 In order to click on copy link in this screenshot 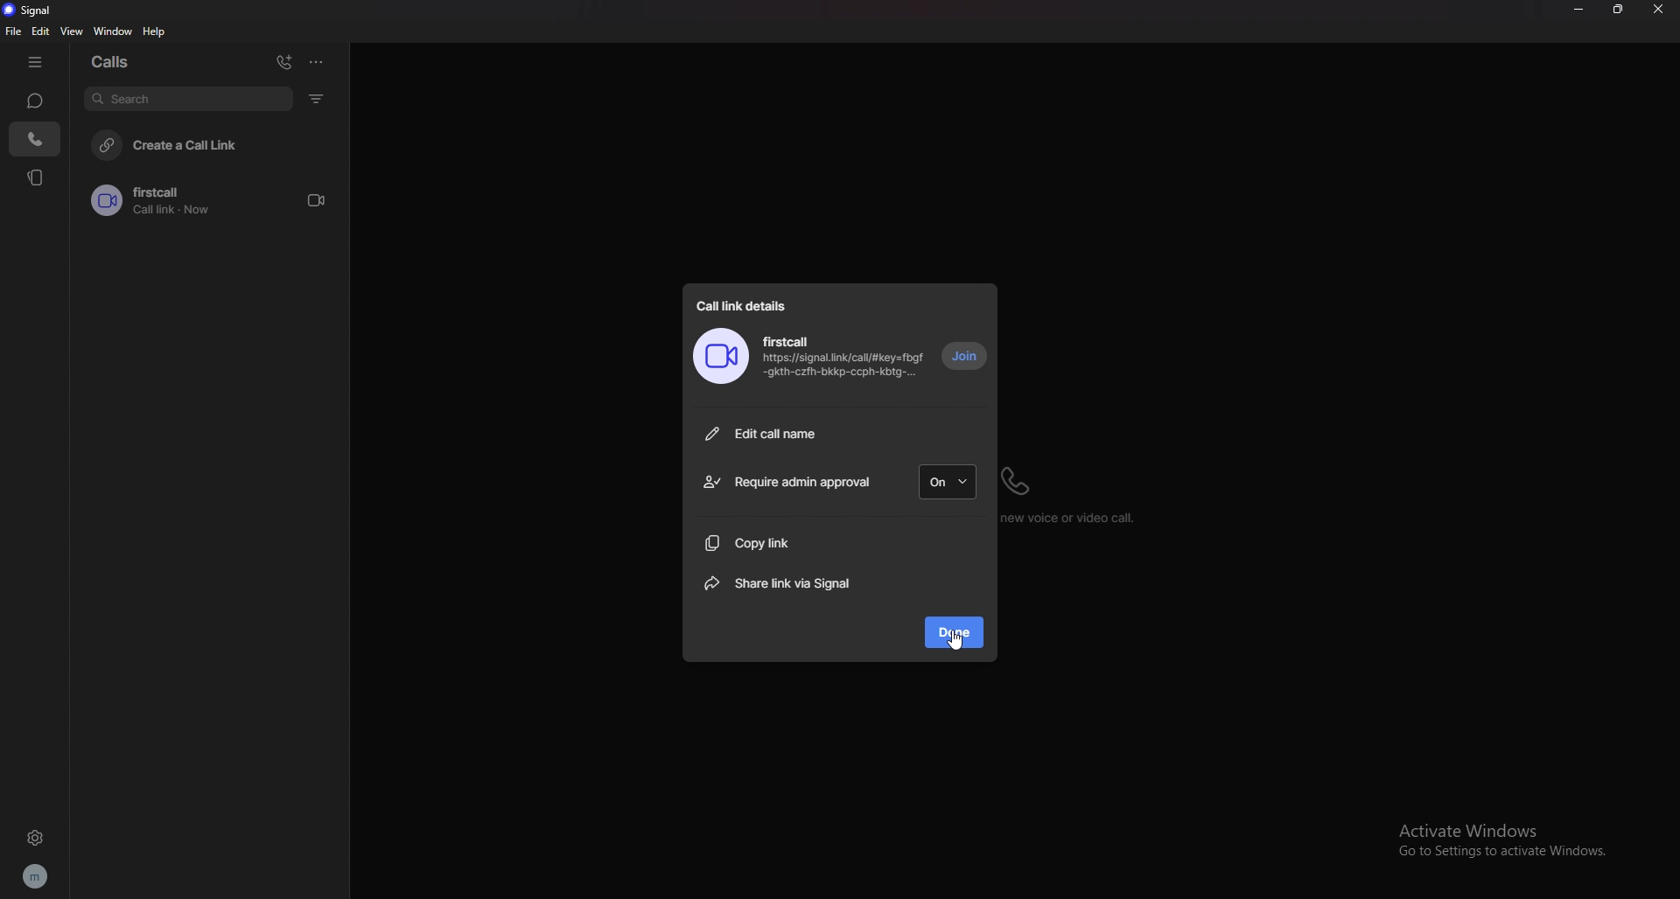, I will do `click(788, 542)`.